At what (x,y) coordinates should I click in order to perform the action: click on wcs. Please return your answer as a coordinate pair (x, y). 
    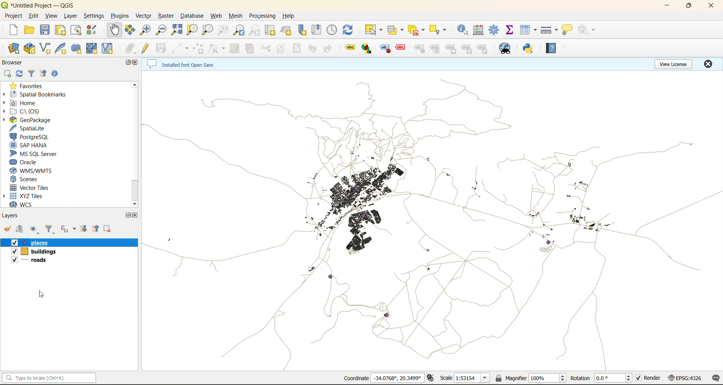
    Looking at the image, I should click on (25, 205).